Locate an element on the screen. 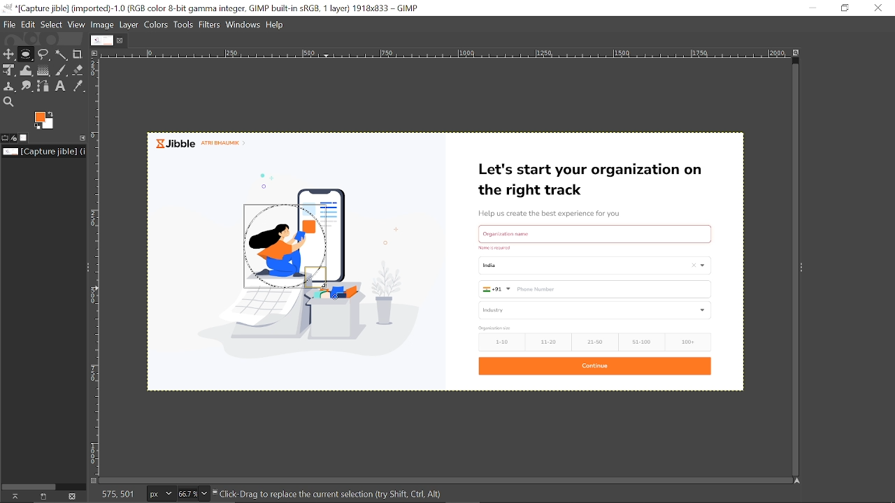  Pixels is located at coordinates (159, 495).